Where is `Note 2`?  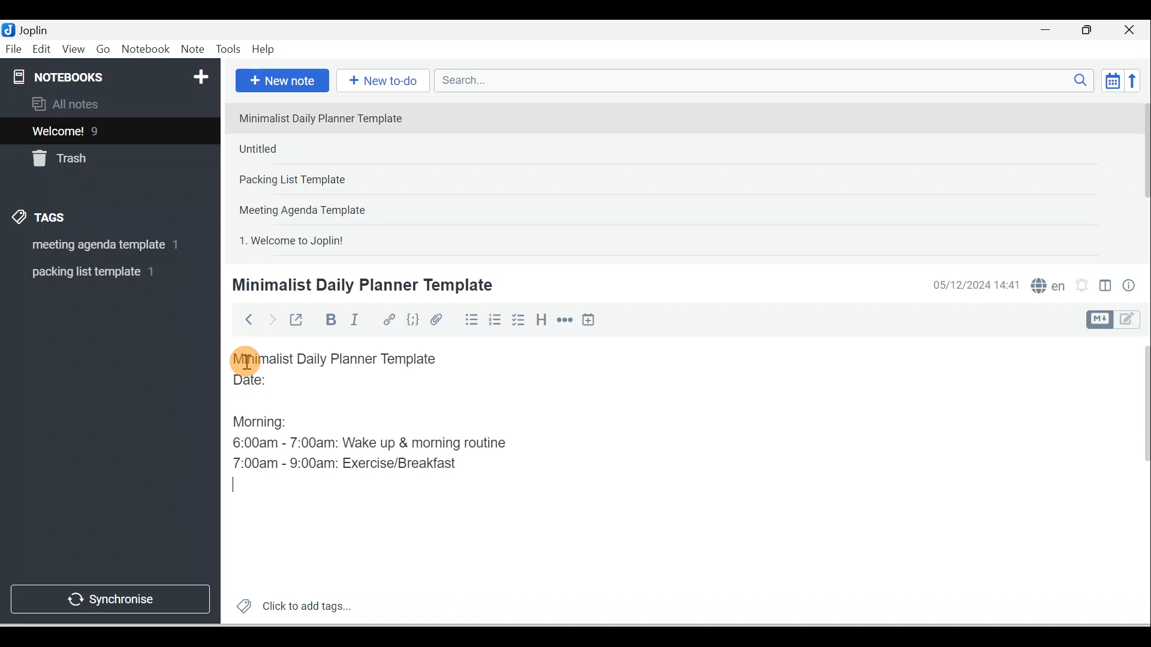 Note 2 is located at coordinates (317, 149).